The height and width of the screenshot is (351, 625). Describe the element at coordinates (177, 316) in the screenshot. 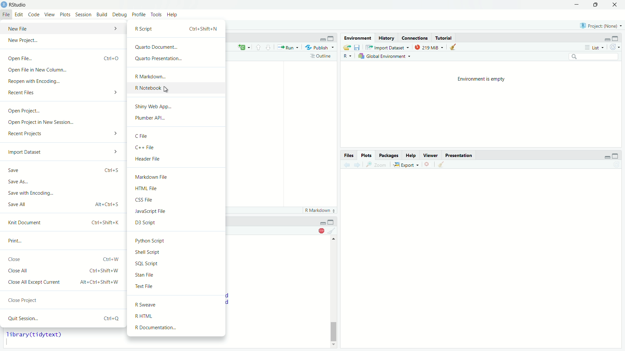

I see `RHTML` at that location.